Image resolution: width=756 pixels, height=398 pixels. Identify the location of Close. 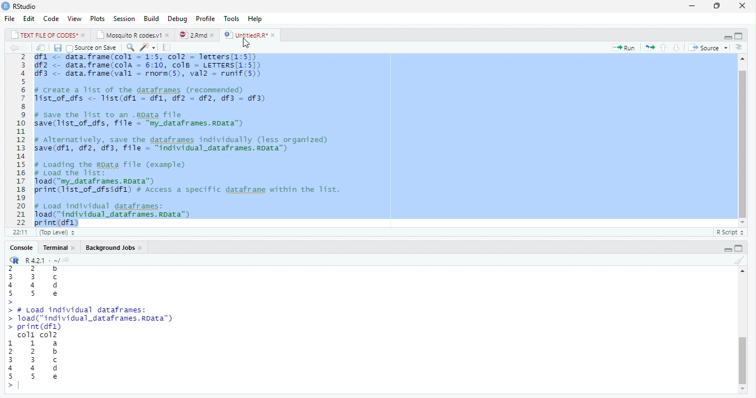
(742, 6).